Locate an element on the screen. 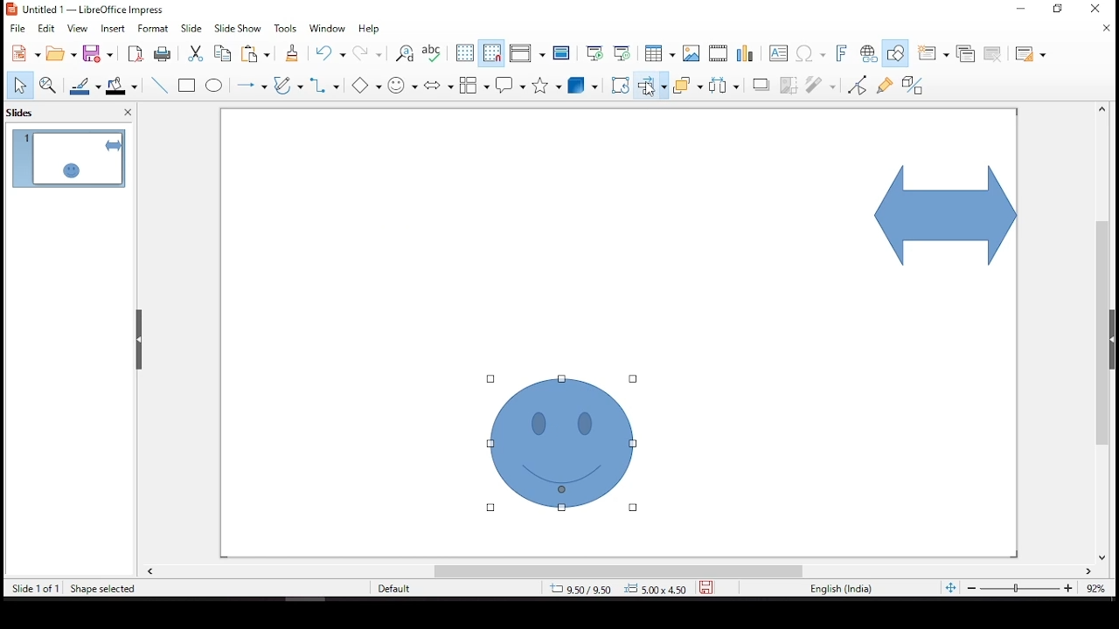  cut is located at coordinates (192, 54).